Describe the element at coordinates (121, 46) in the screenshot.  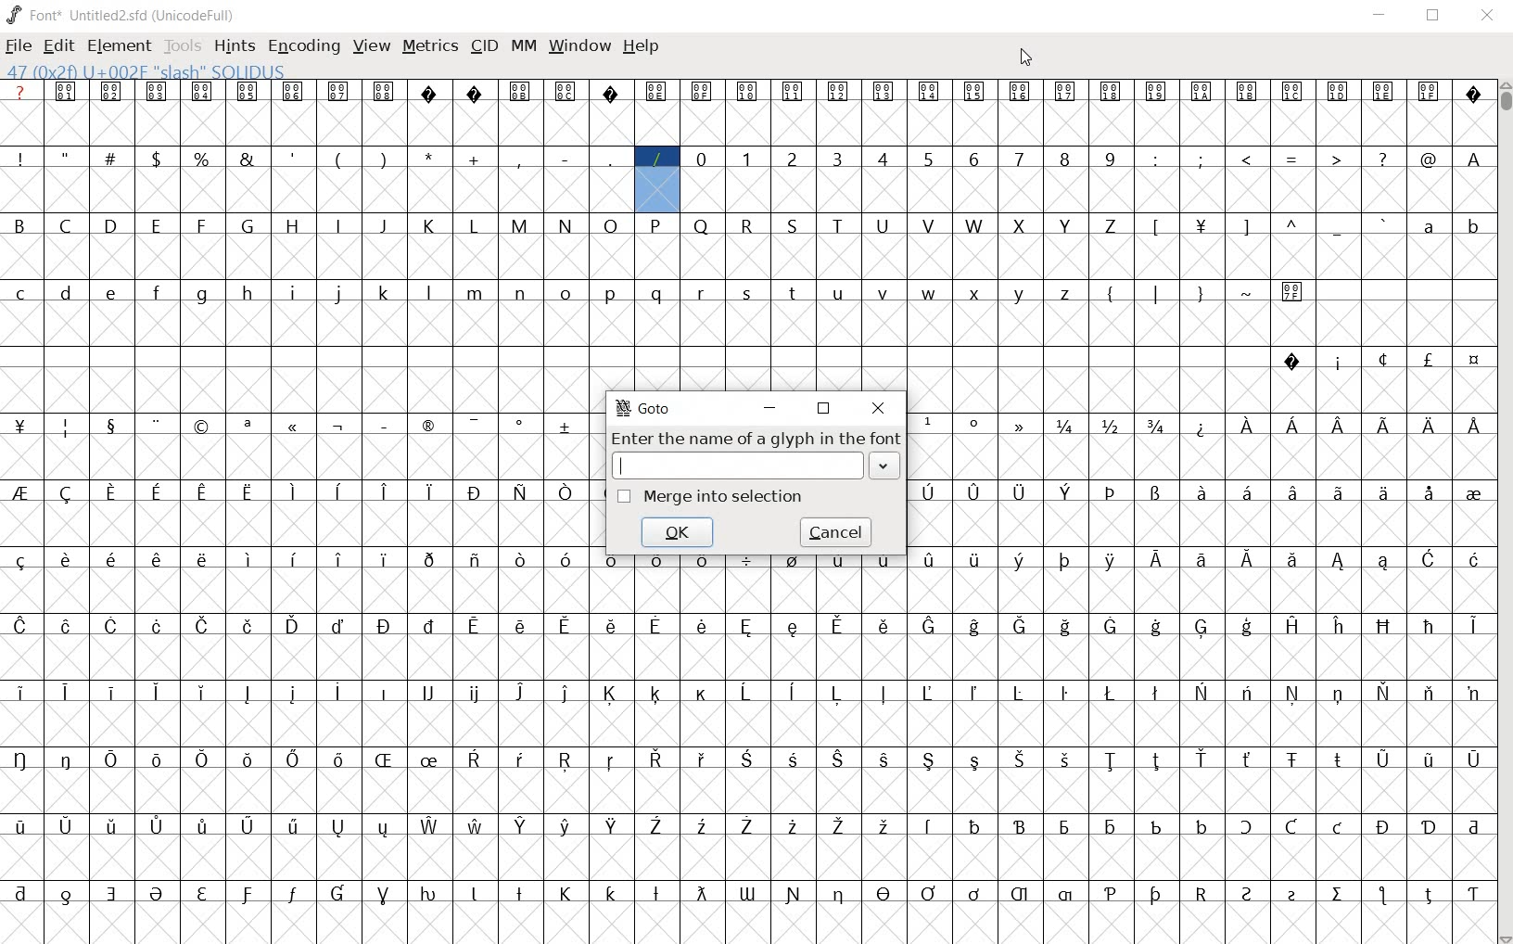
I see `ELEMENT` at that location.